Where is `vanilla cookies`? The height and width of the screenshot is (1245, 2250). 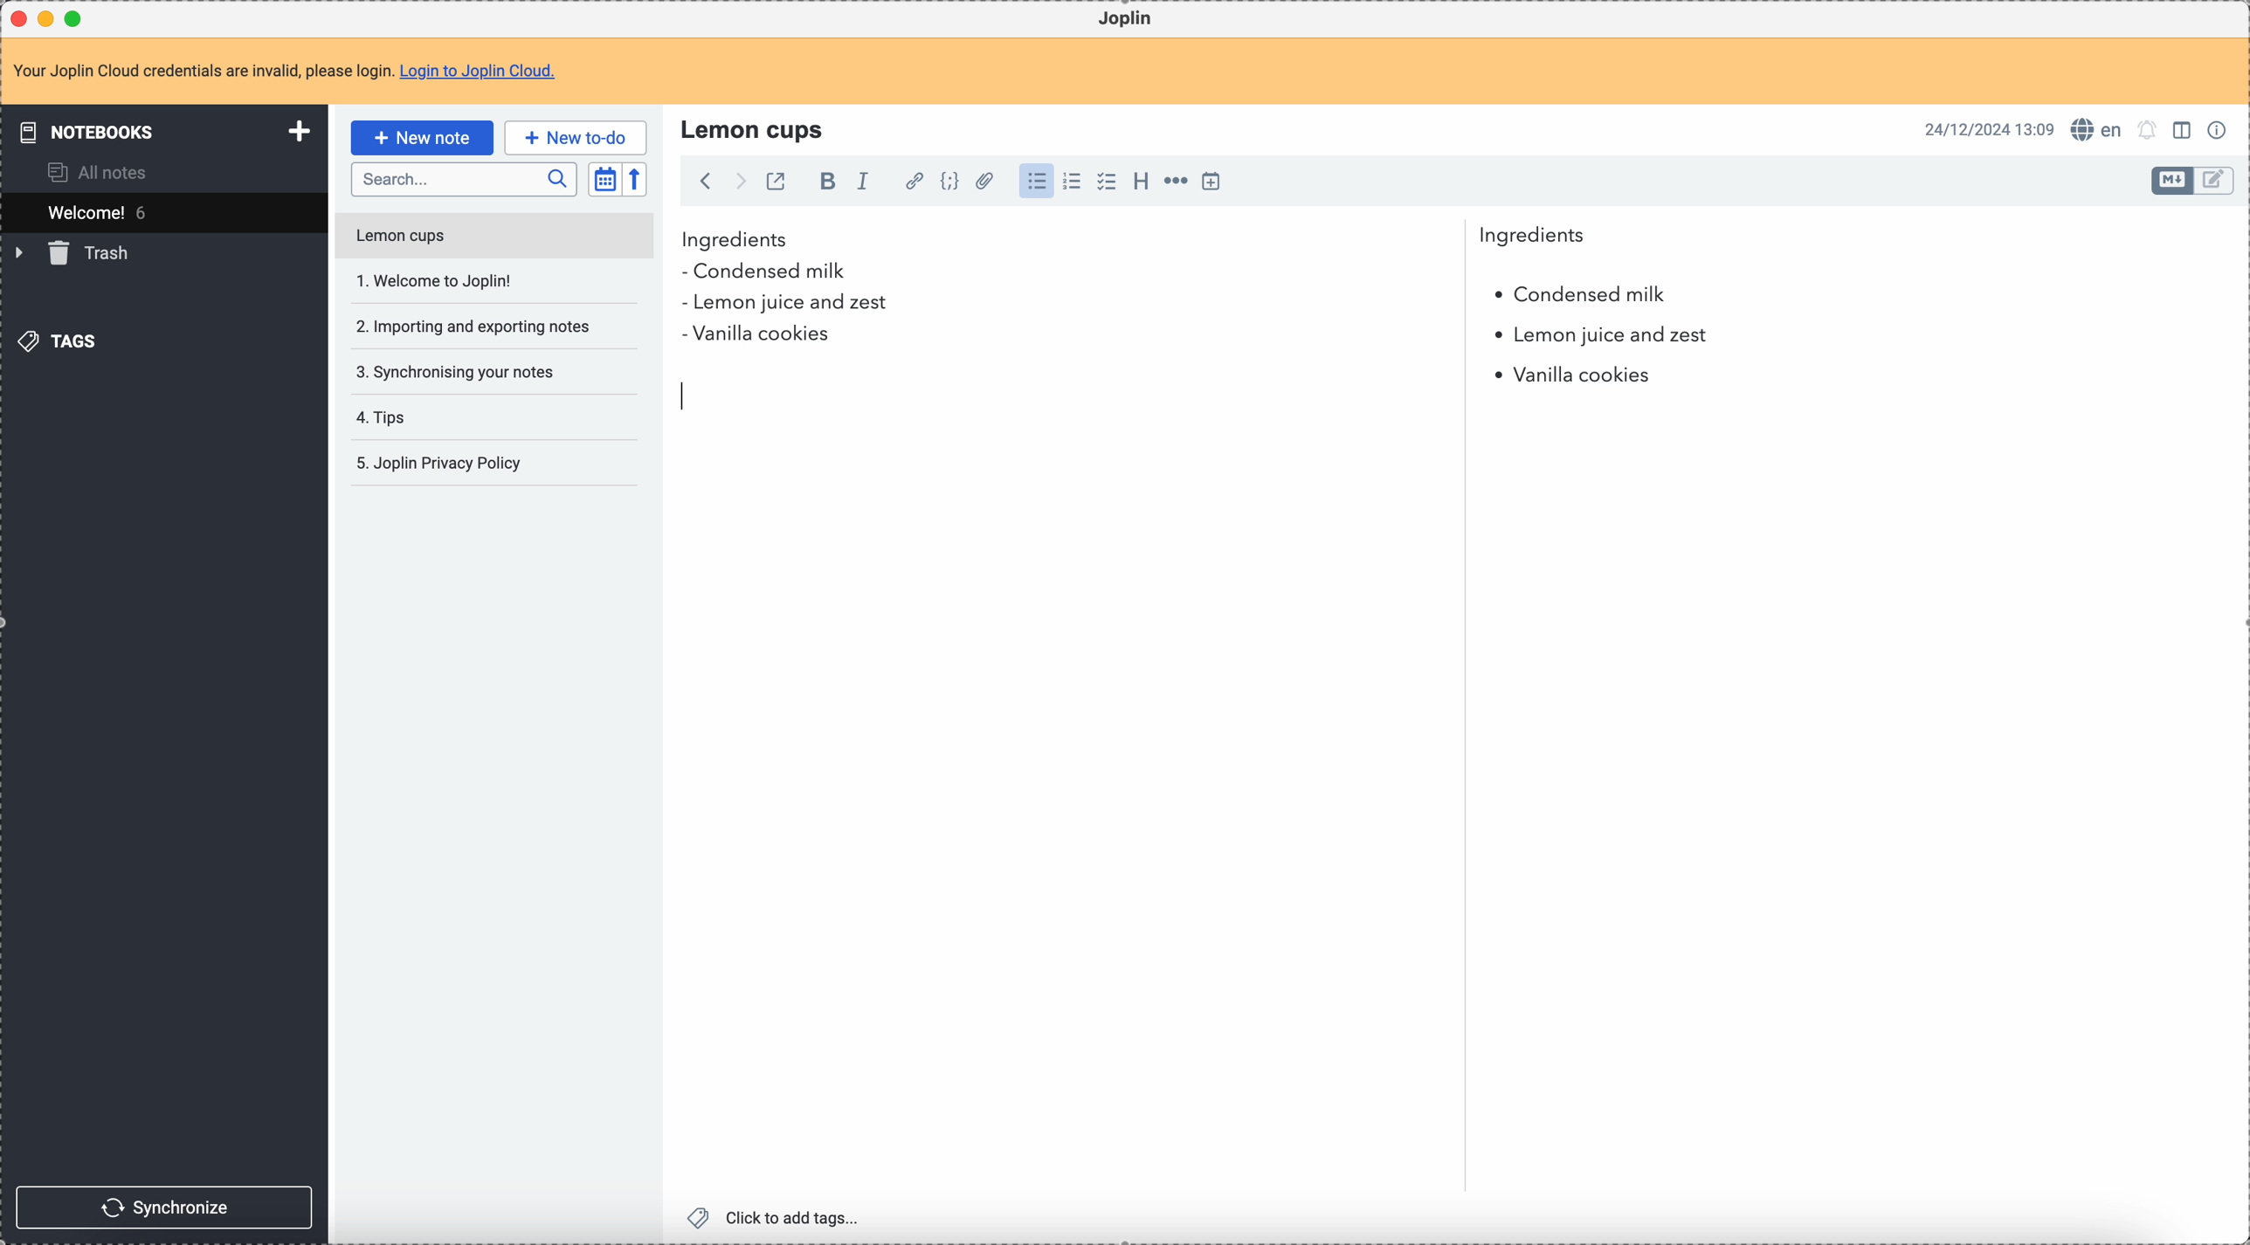 vanilla cookies is located at coordinates (1565, 375).